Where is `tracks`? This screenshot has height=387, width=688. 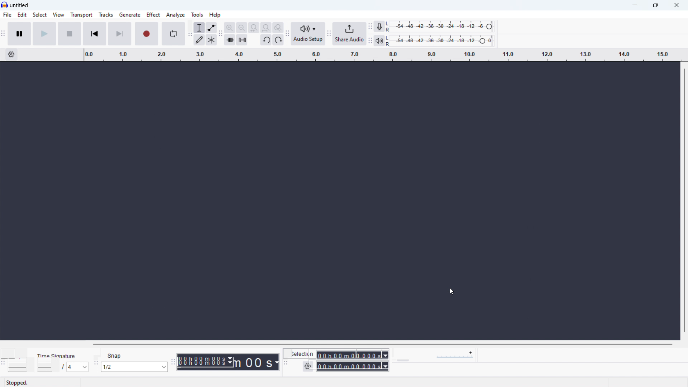 tracks is located at coordinates (106, 15).